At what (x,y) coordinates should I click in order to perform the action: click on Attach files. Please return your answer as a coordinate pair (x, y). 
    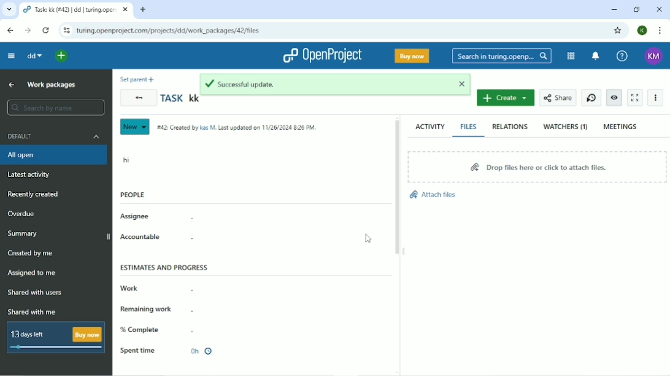
    Looking at the image, I should click on (435, 195).